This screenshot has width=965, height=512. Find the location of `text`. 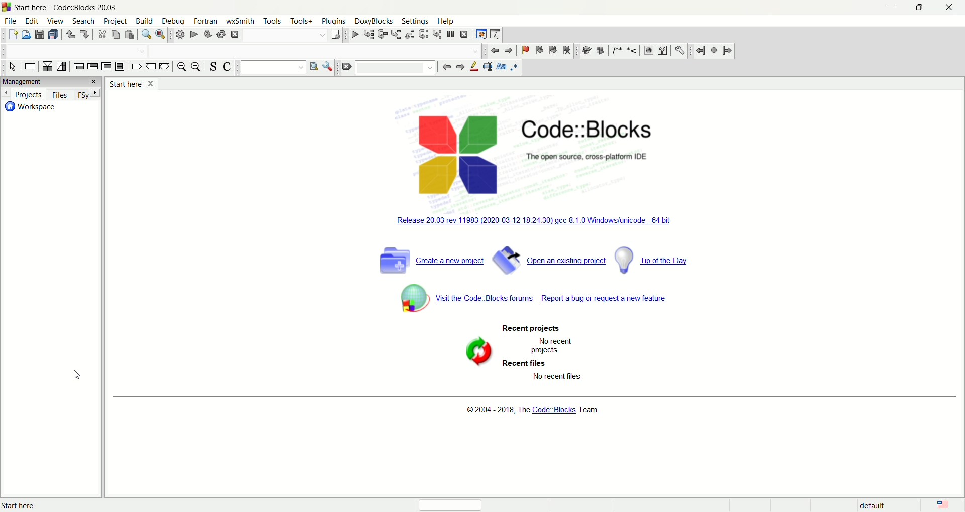

text is located at coordinates (31, 505).